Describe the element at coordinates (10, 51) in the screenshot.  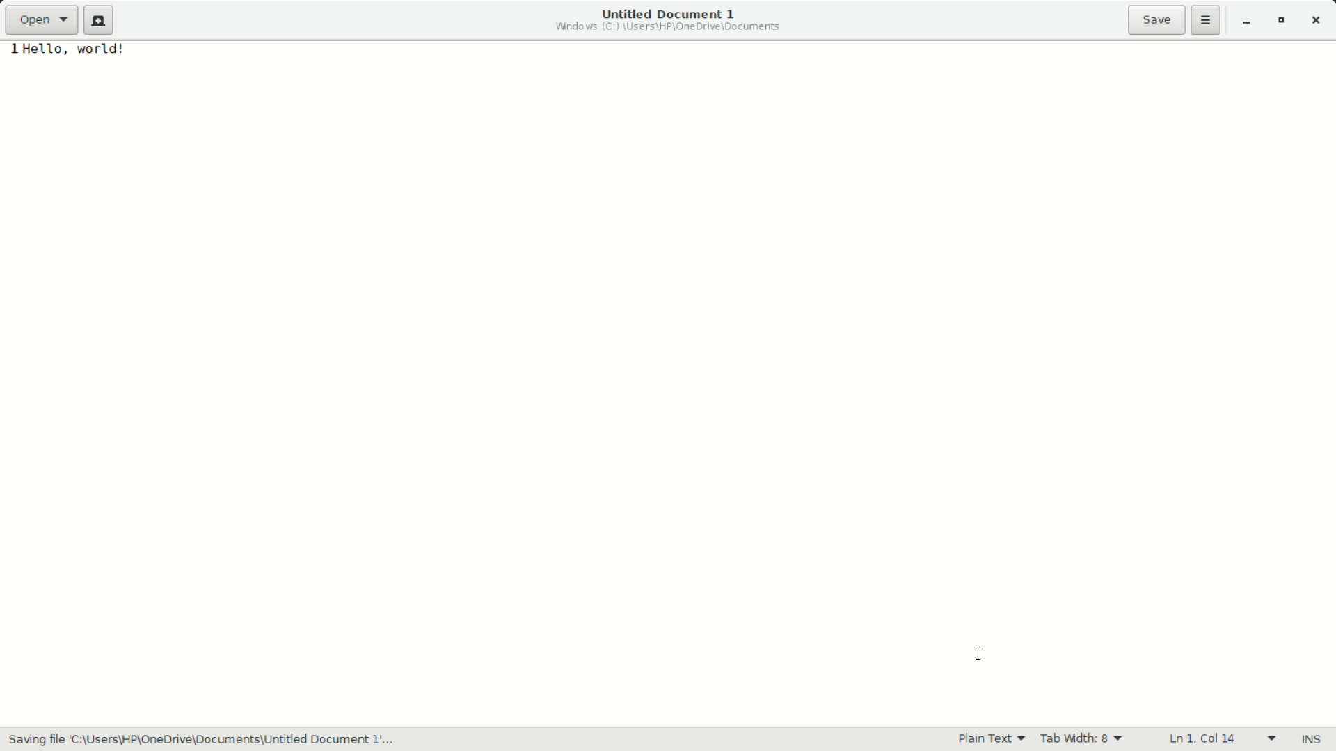
I see `1` at that location.